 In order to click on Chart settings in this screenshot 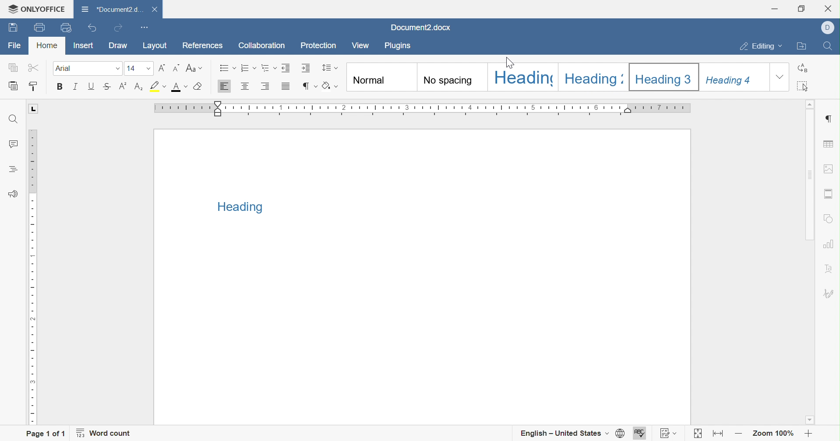, I will do `click(830, 243)`.